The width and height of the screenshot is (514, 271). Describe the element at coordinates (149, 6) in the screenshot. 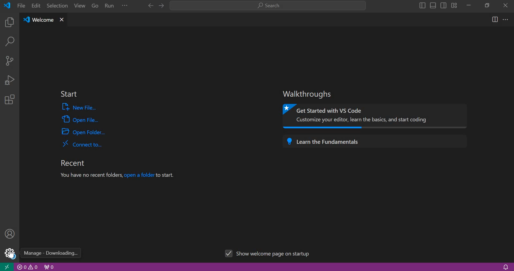

I see `go forward` at that location.